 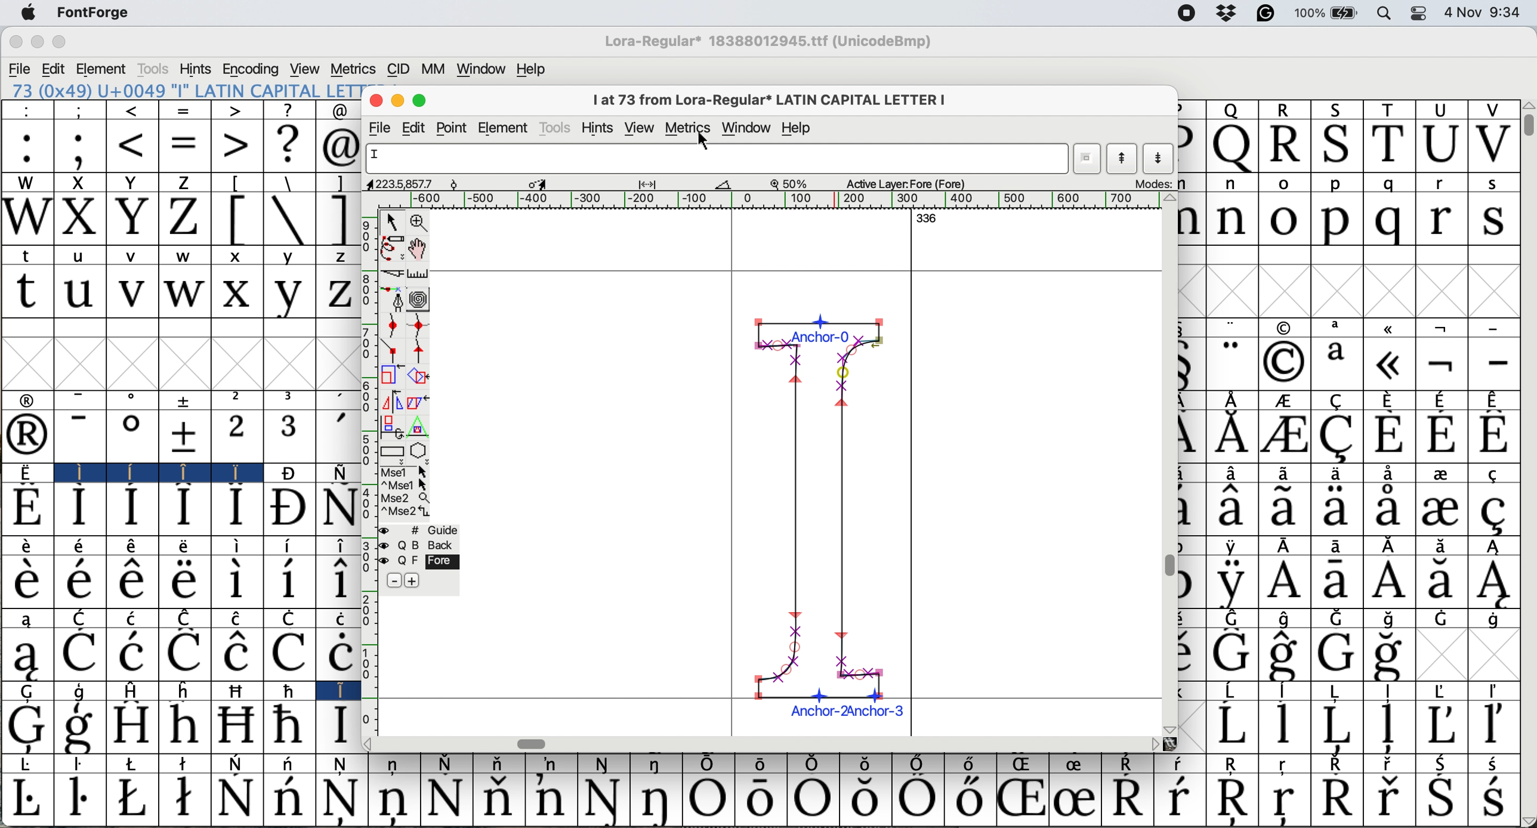 What do you see at coordinates (1497, 691) in the screenshot?
I see `Symbol` at bounding box center [1497, 691].